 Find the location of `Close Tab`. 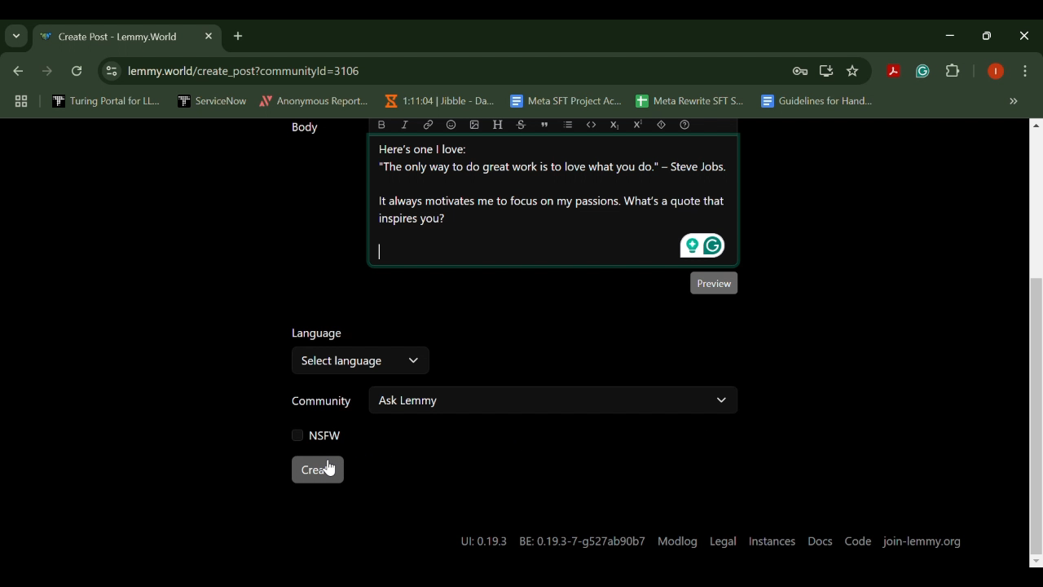

Close Tab is located at coordinates (207, 36).